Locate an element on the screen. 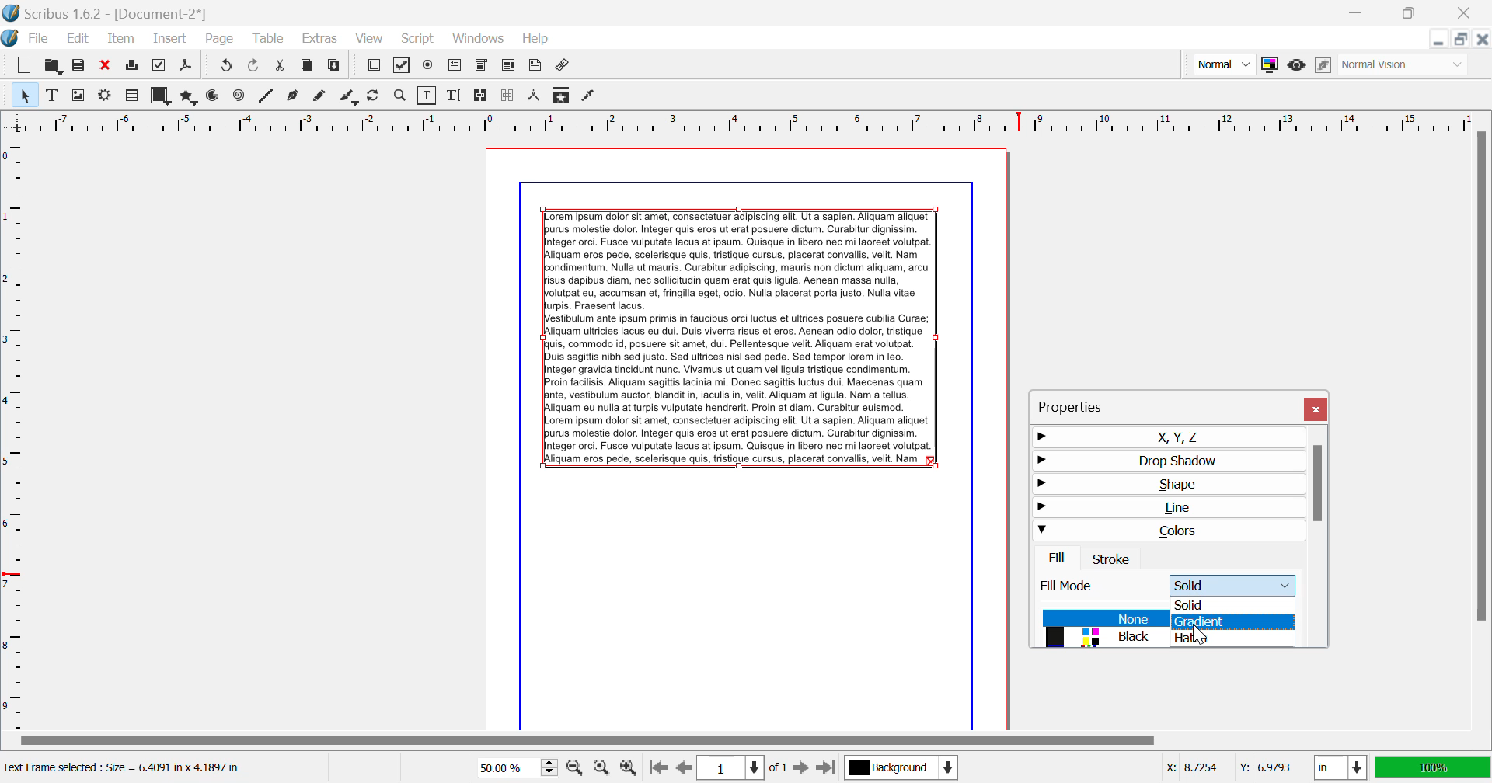 Image resolution: width=1492 pixels, height=783 pixels. Zoom 50% is located at coordinates (511, 767).